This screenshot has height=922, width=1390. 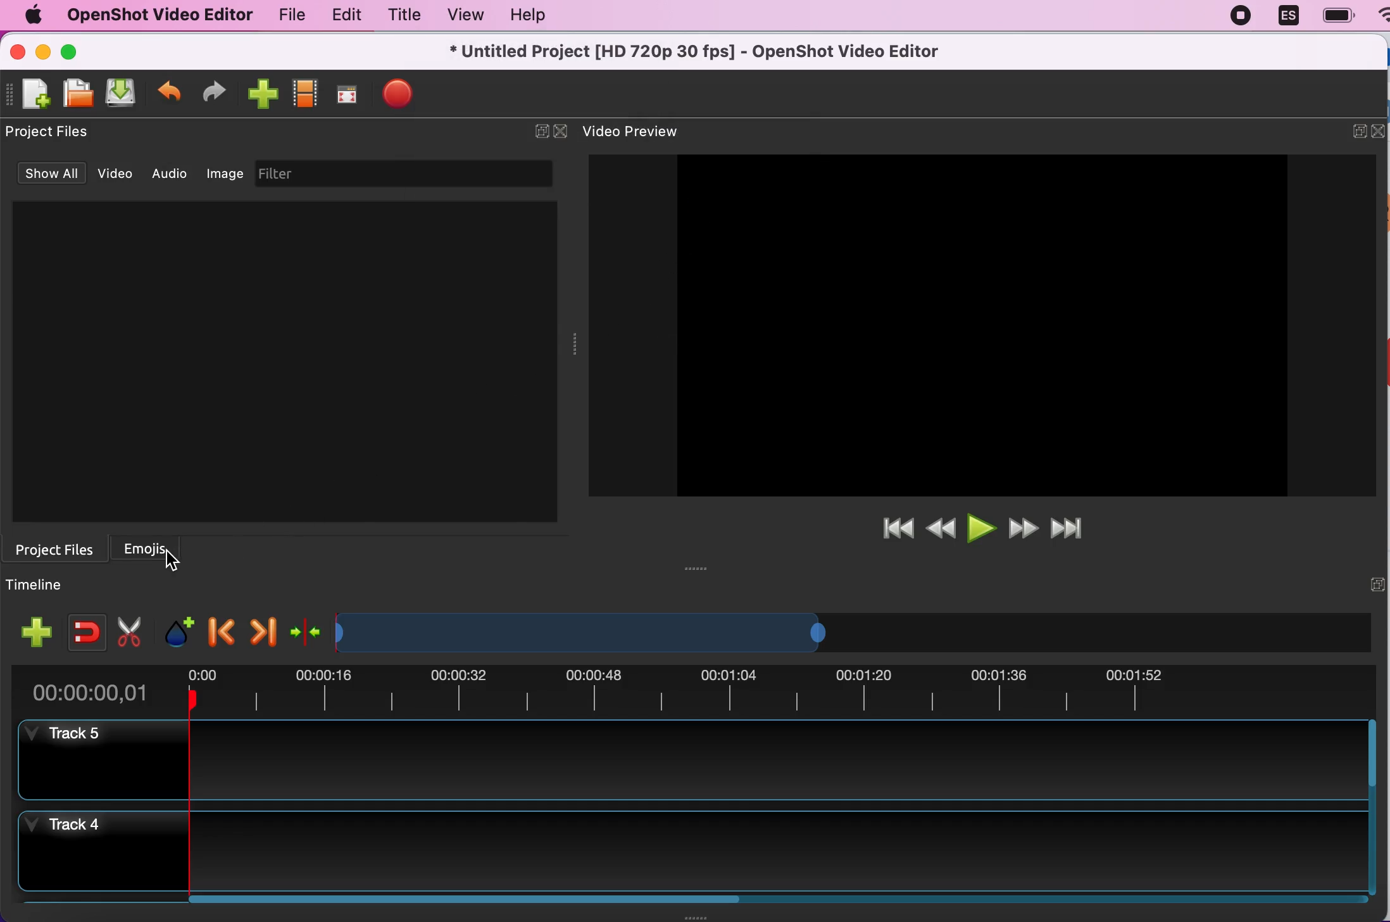 What do you see at coordinates (16, 55) in the screenshot?
I see `close` at bounding box center [16, 55].